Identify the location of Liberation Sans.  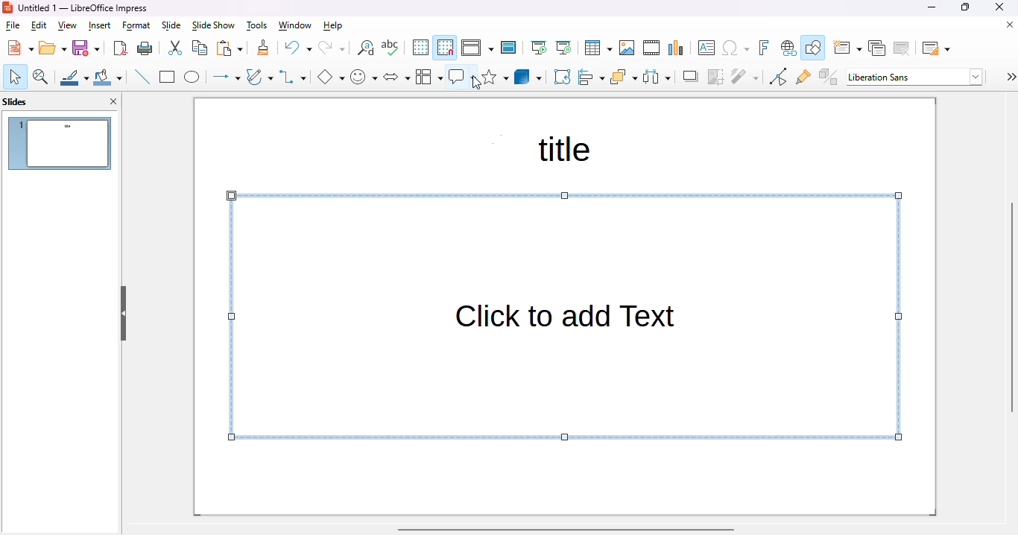
(915, 77).